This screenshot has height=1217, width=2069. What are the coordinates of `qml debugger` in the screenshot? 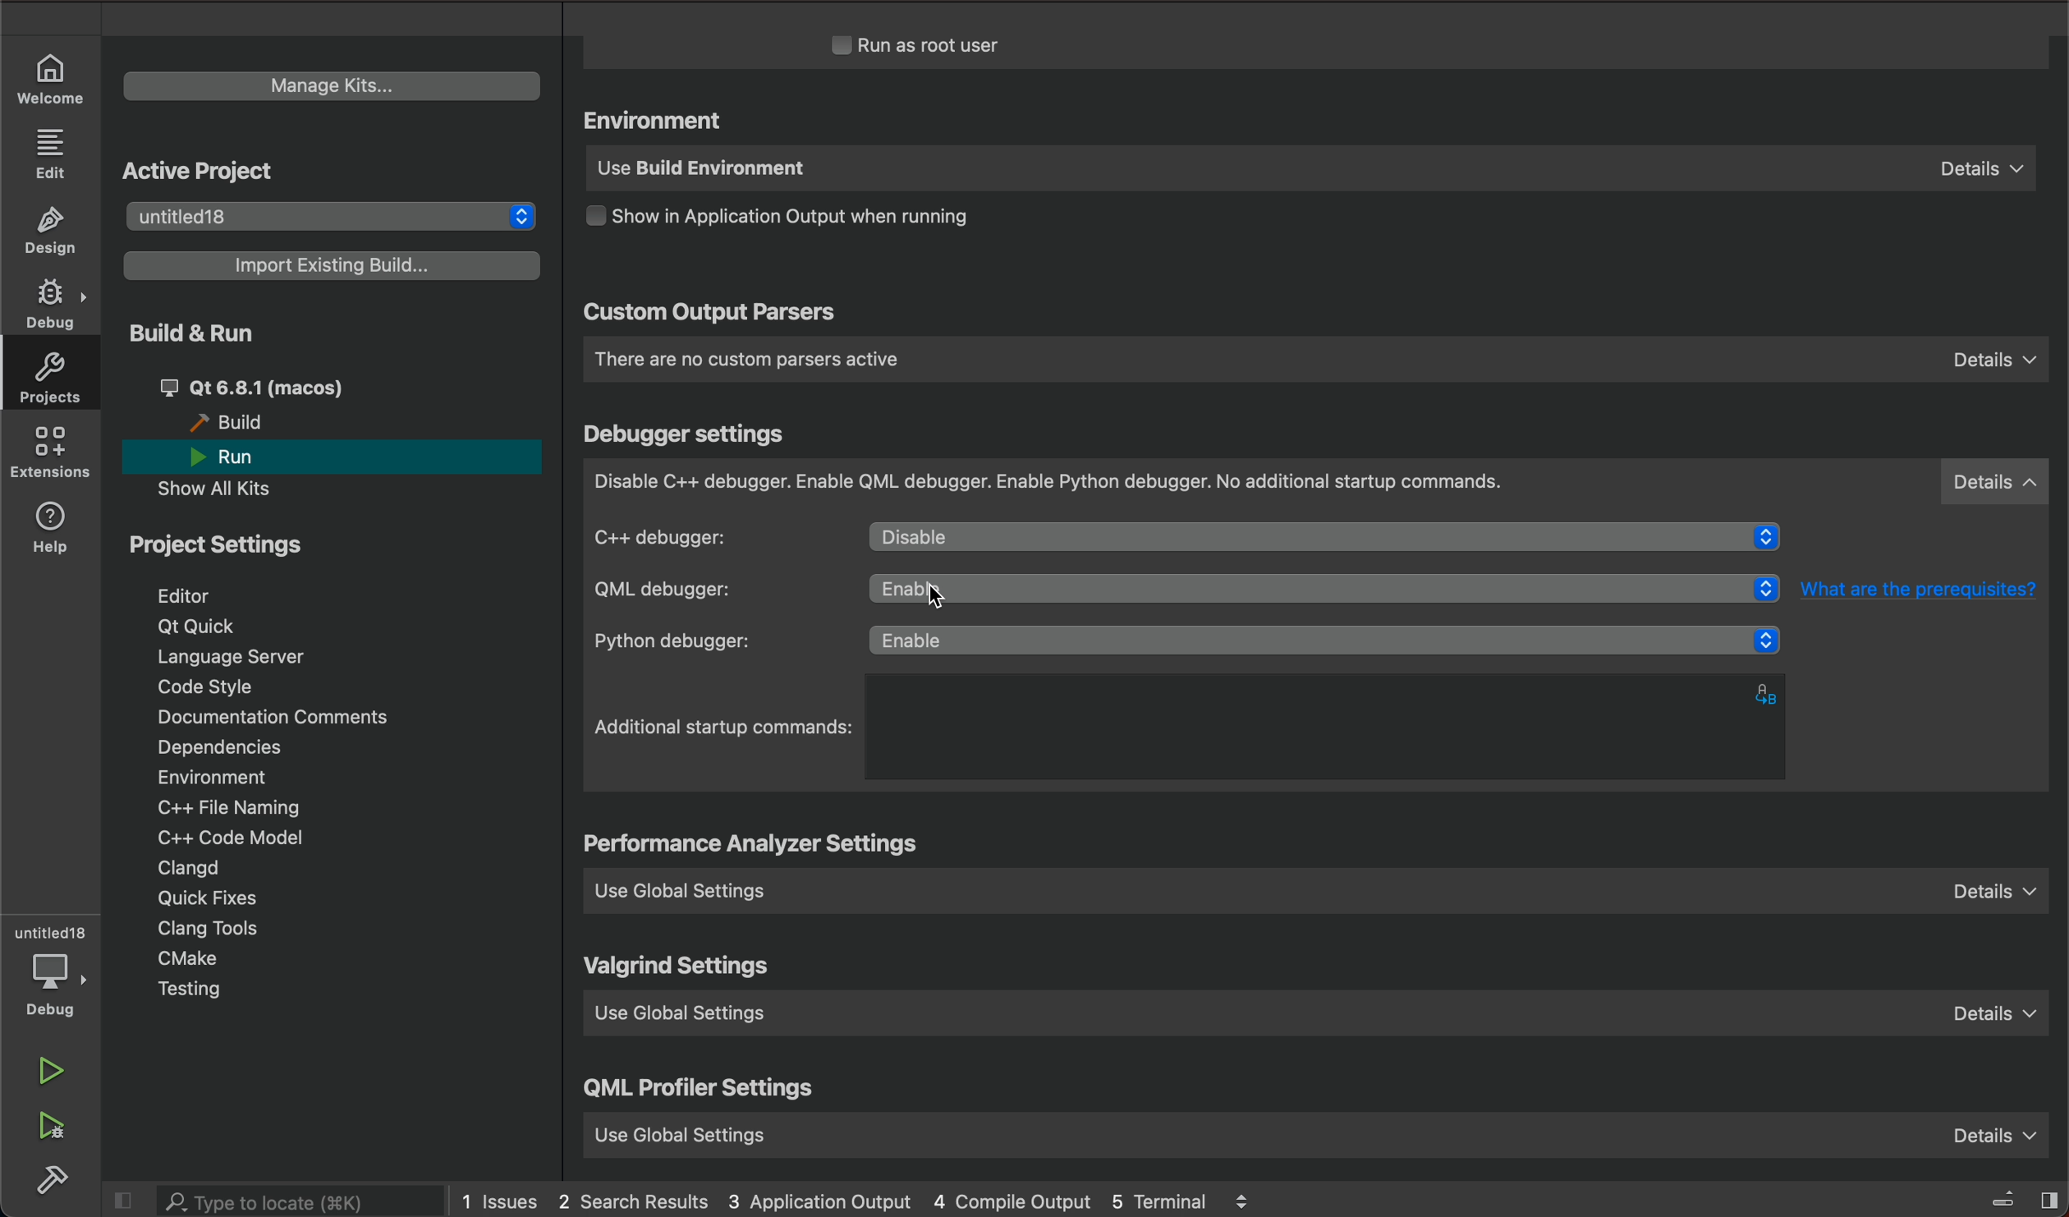 It's located at (703, 590).